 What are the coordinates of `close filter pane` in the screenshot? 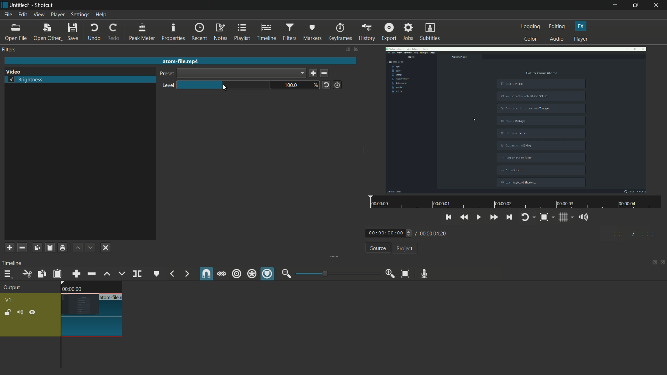 It's located at (357, 50).